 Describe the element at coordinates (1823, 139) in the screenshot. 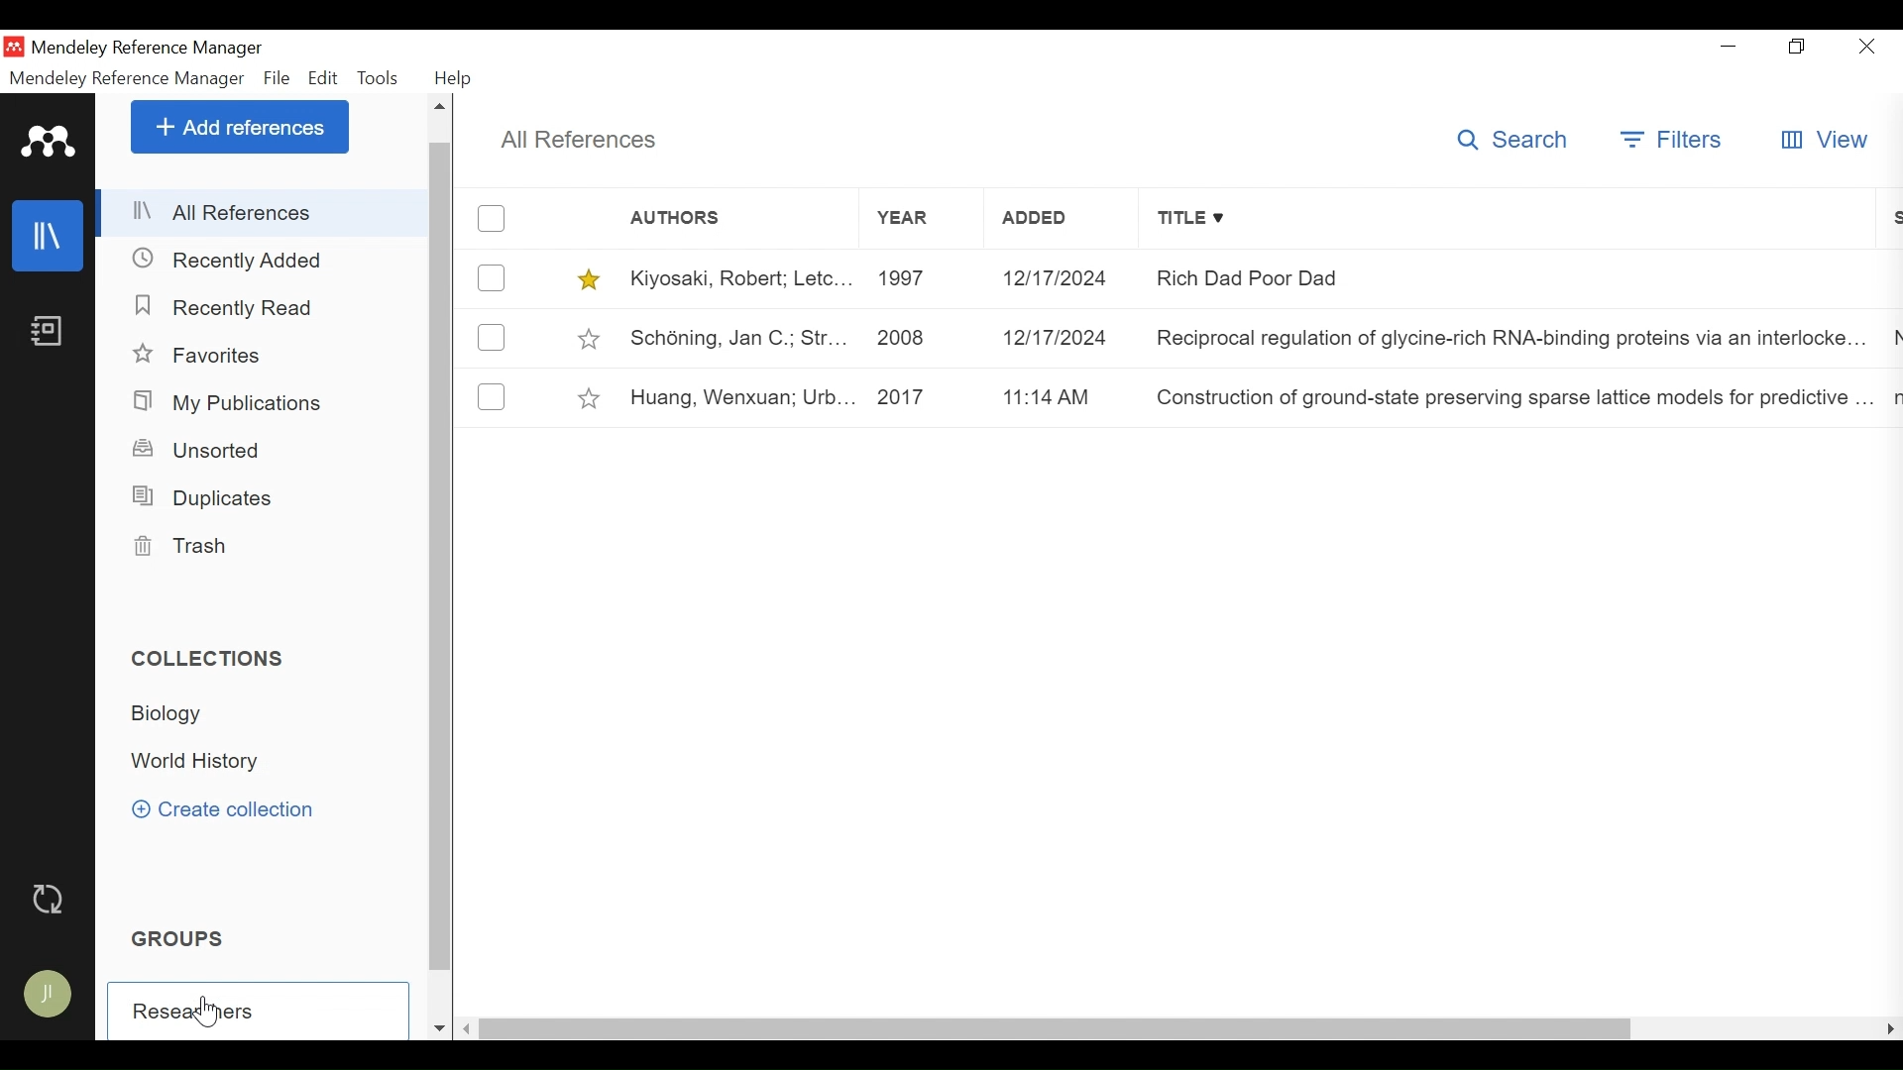

I see `View` at that location.